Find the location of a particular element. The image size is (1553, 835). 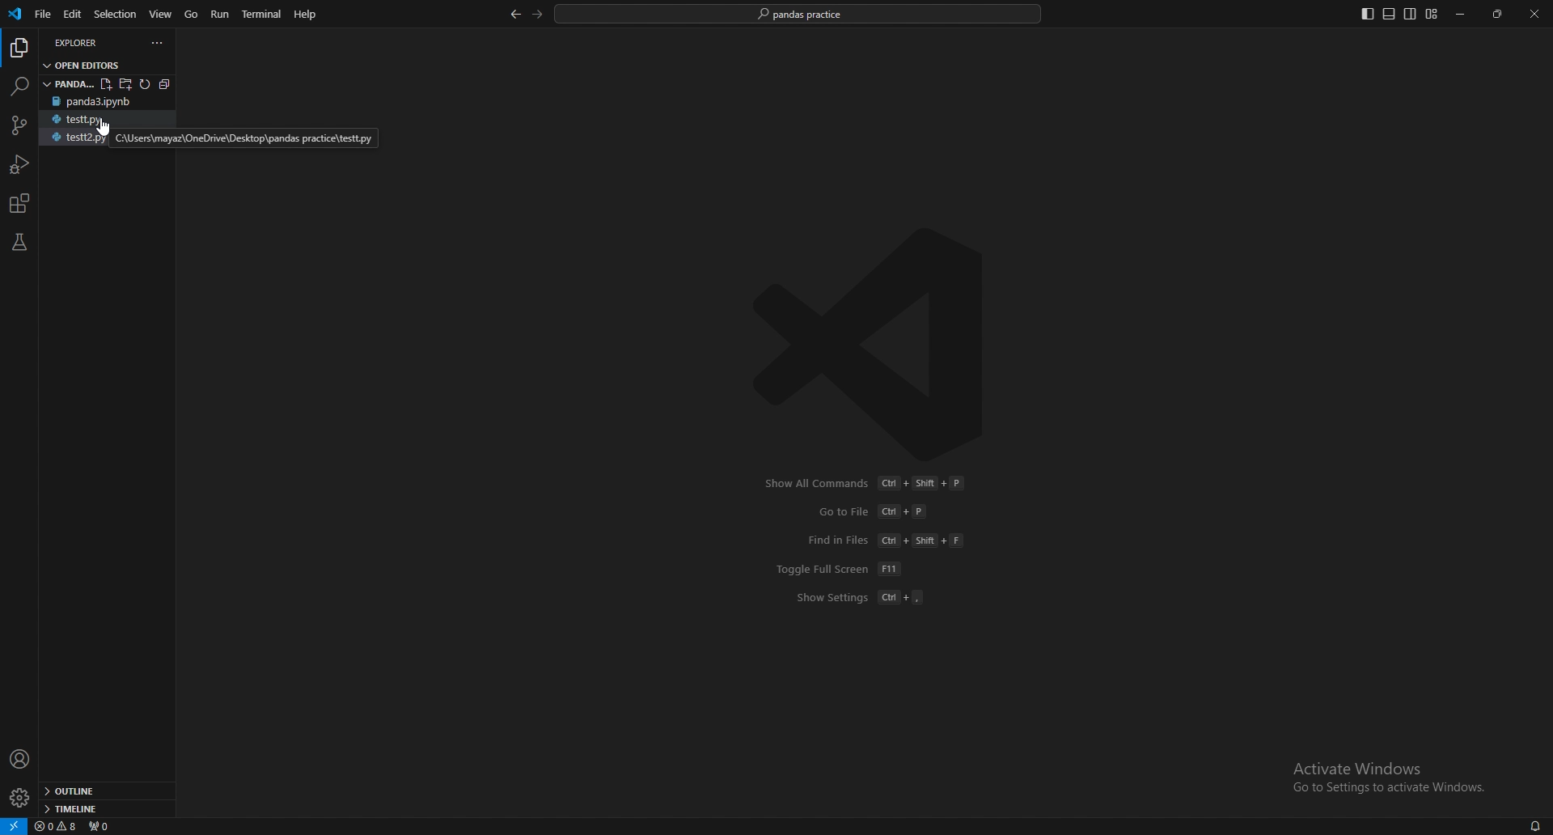

extensions is located at coordinates (20, 204).